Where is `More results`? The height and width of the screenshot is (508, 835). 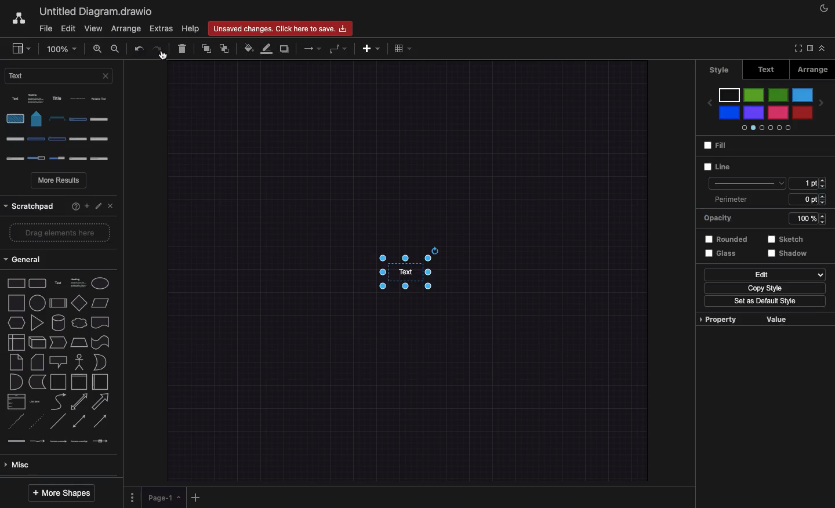 More results is located at coordinates (60, 182).